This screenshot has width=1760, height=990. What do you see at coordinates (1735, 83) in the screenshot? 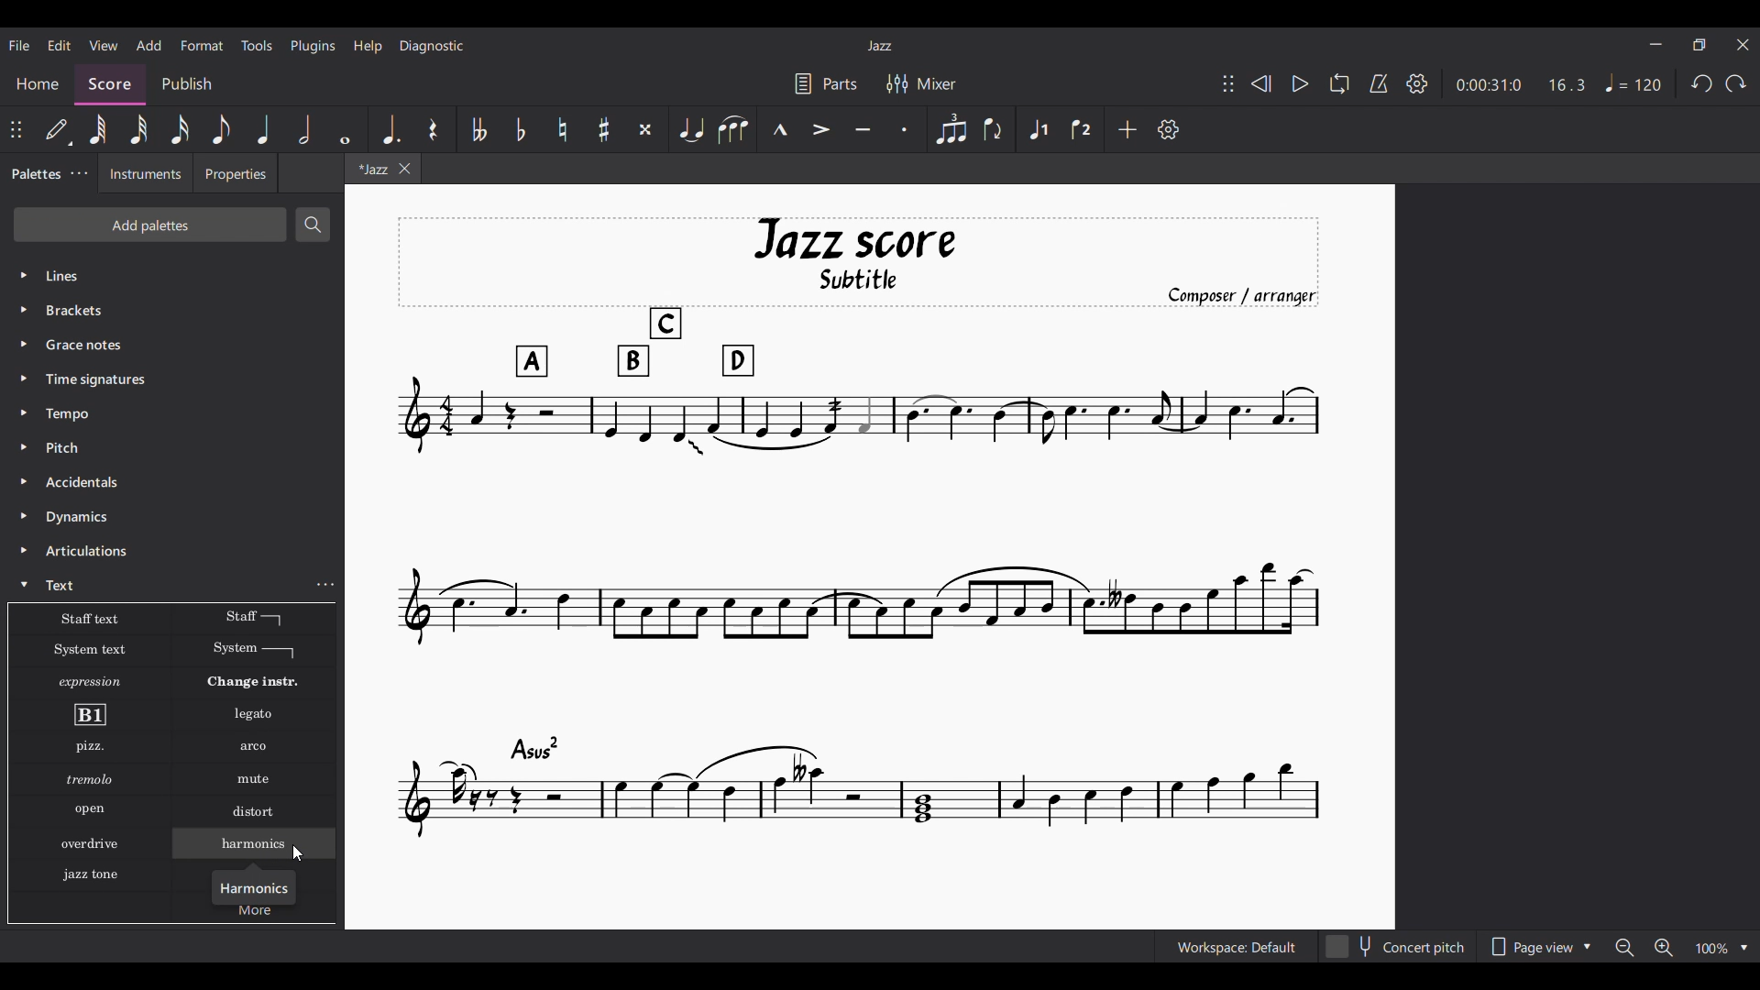
I see `Redo` at bounding box center [1735, 83].